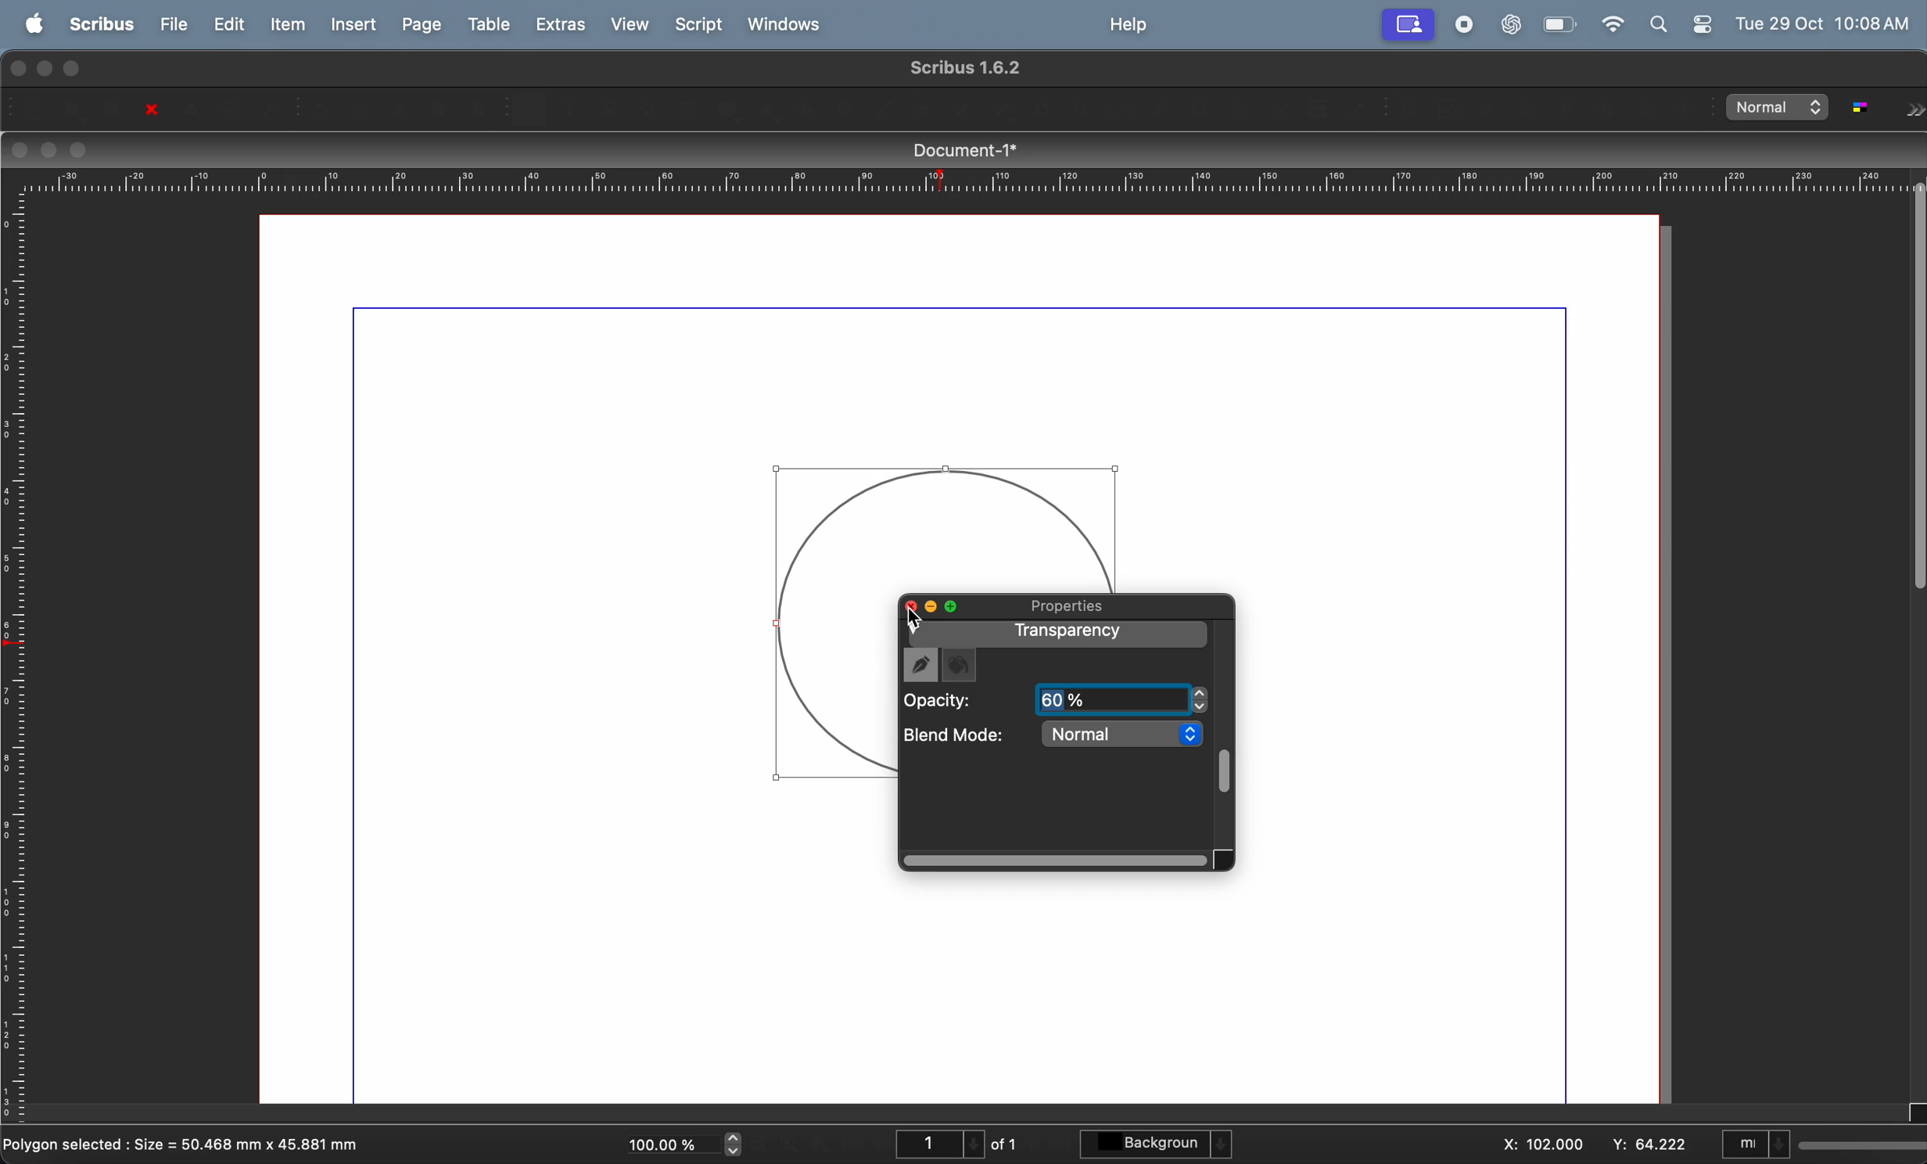 The image size is (1927, 1164). Describe the element at coordinates (97, 23) in the screenshot. I see `scribus` at that location.